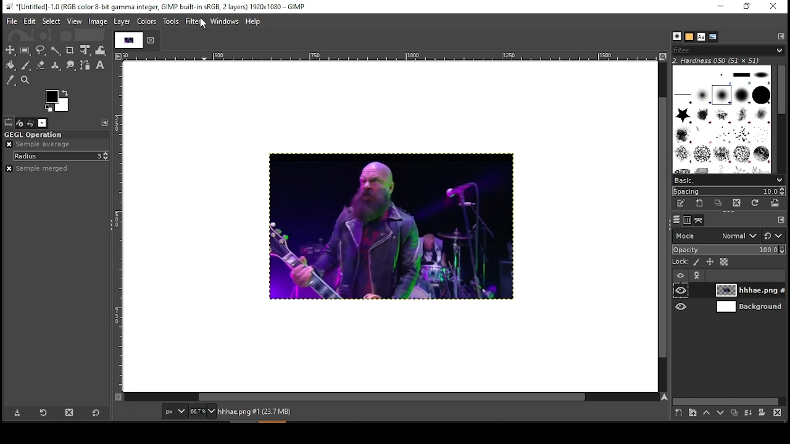 The height and width of the screenshot is (444, 790). Describe the element at coordinates (691, 413) in the screenshot. I see `new layer group` at that location.